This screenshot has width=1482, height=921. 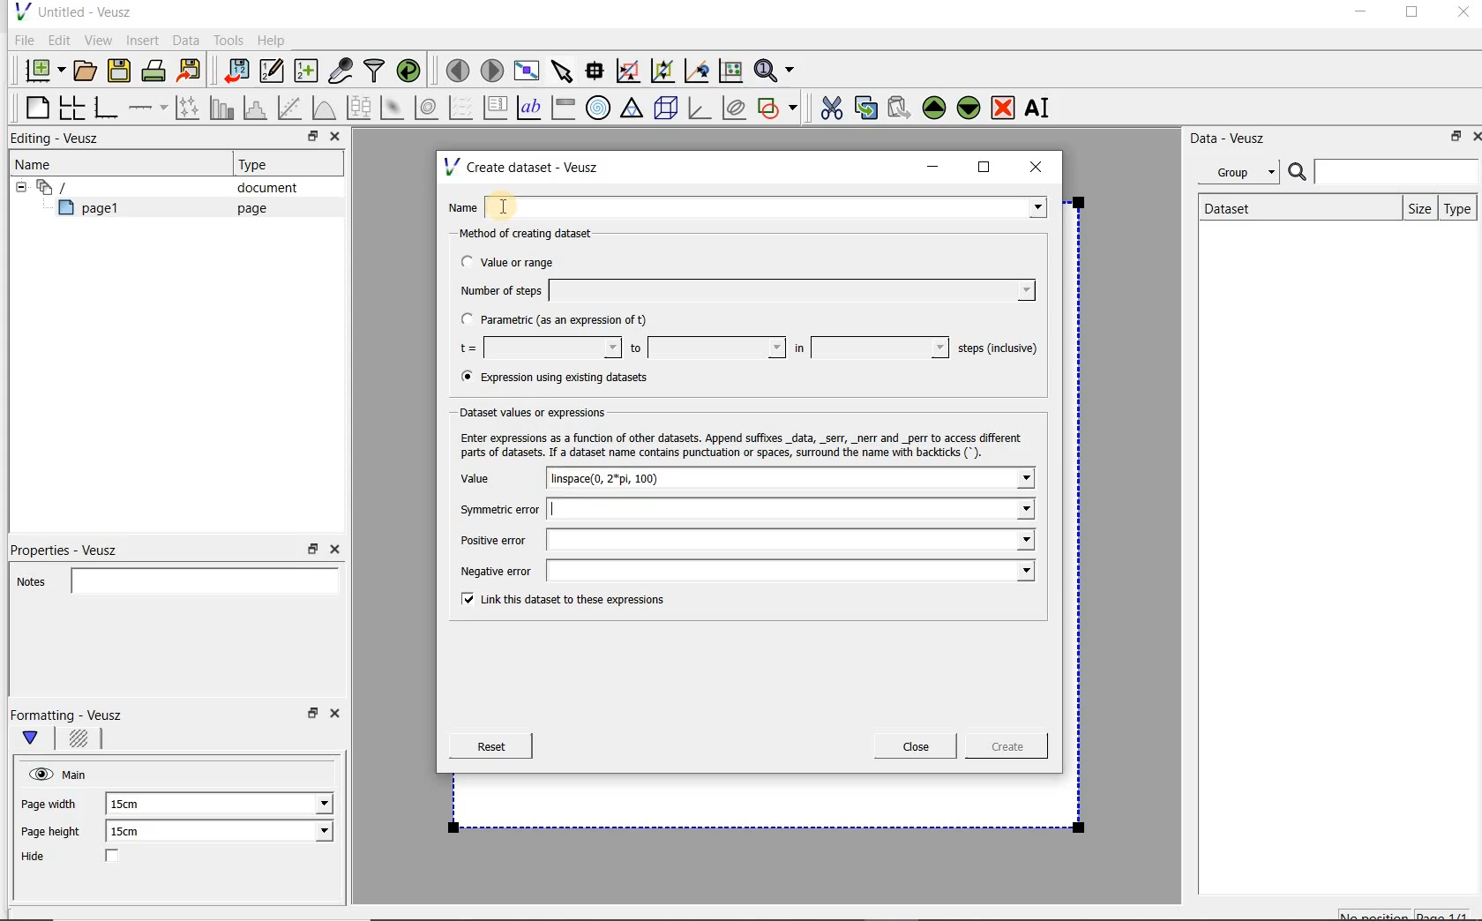 I want to click on page1/1, so click(x=1449, y=914).